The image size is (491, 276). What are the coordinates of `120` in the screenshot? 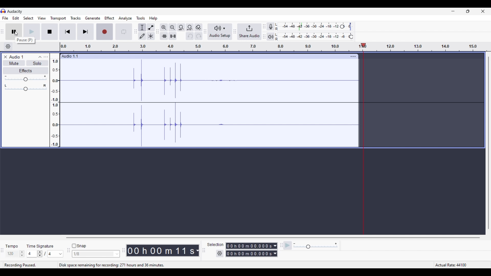 It's located at (12, 254).